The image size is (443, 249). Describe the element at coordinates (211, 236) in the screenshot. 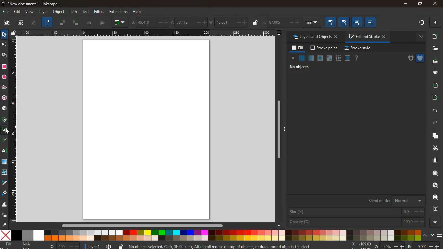

I see `color` at that location.